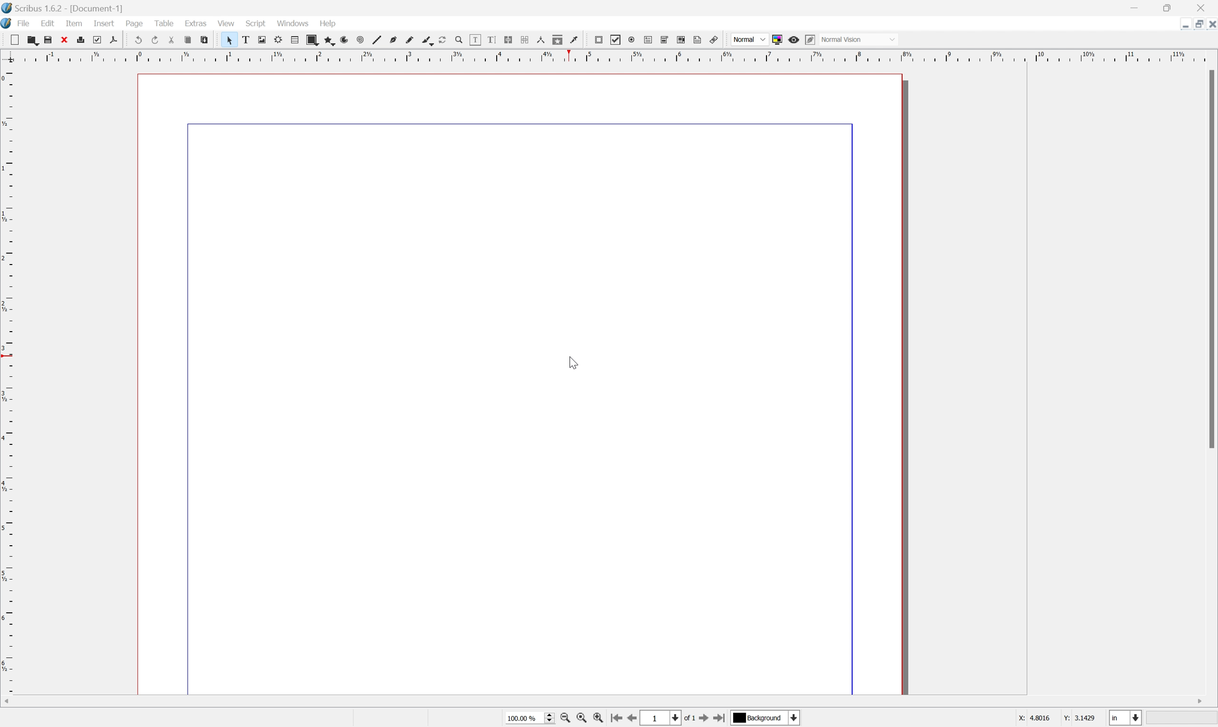 The width and height of the screenshot is (1218, 727). Describe the element at coordinates (1168, 6) in the screenshot. I see `restore down` at that location.